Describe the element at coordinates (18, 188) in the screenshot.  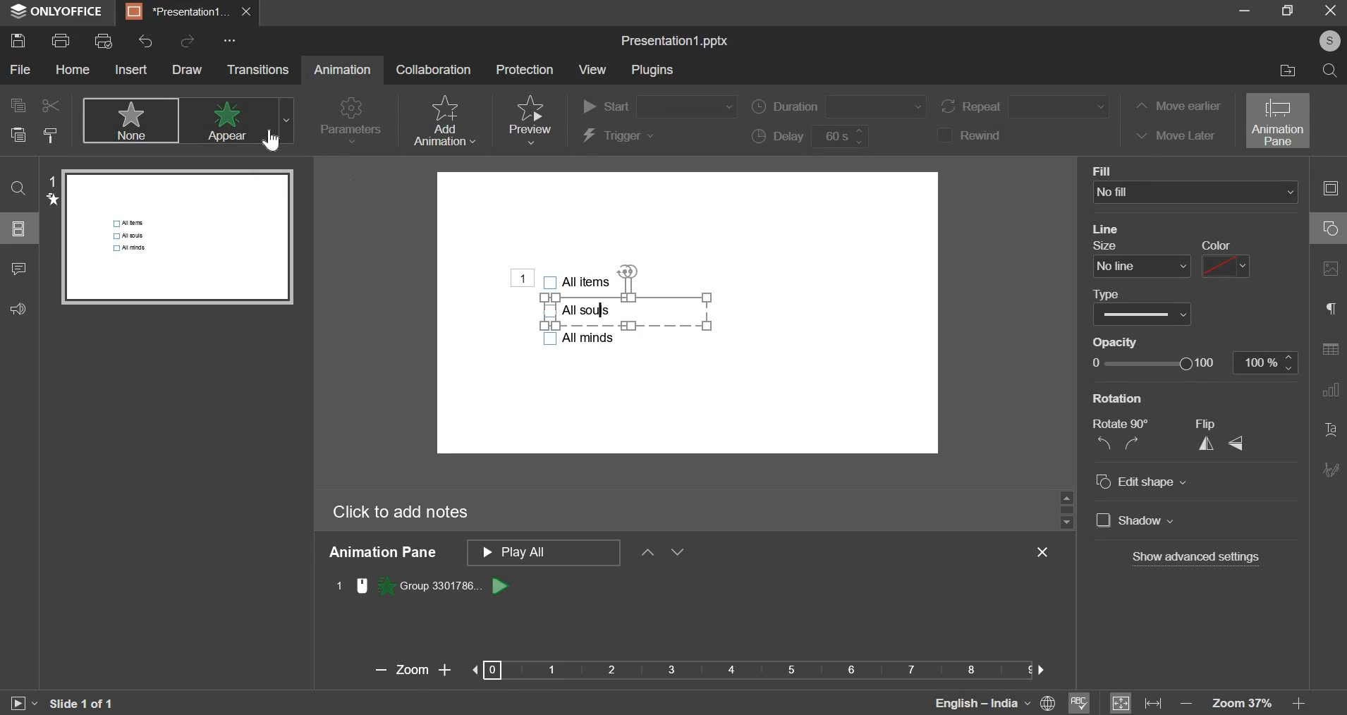
I see `find` at that location.